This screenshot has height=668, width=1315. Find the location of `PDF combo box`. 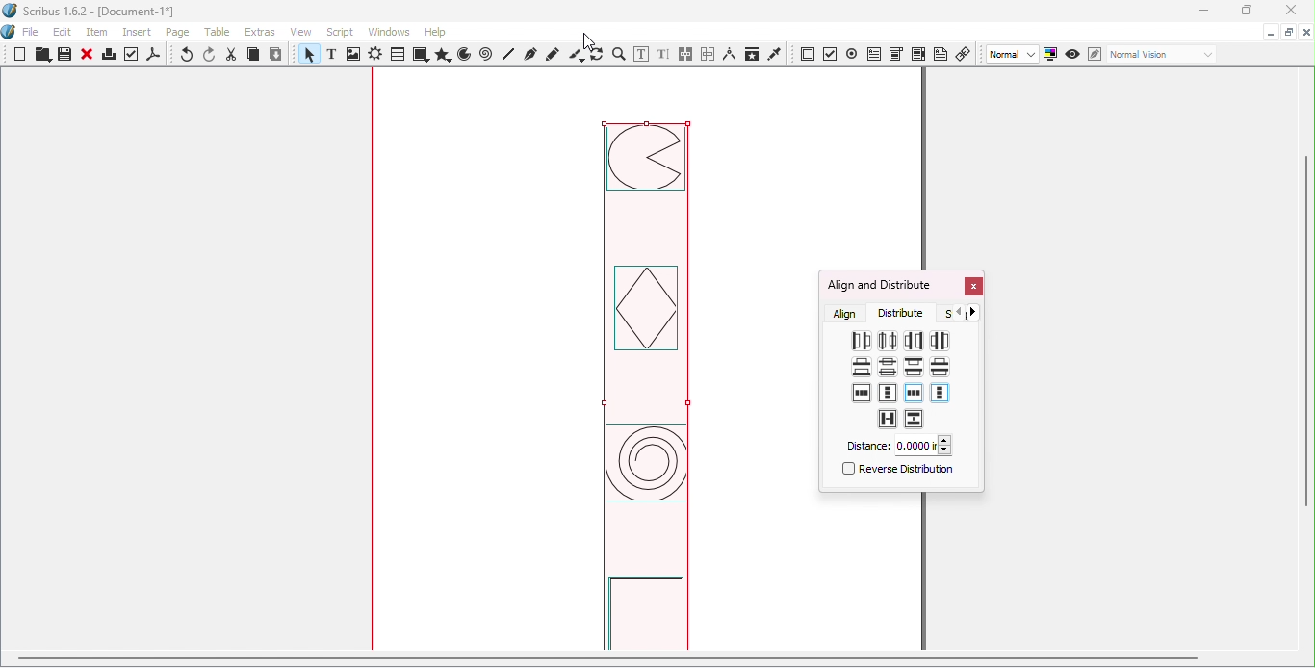

PDF combo box is located at coordinates (895, 54).